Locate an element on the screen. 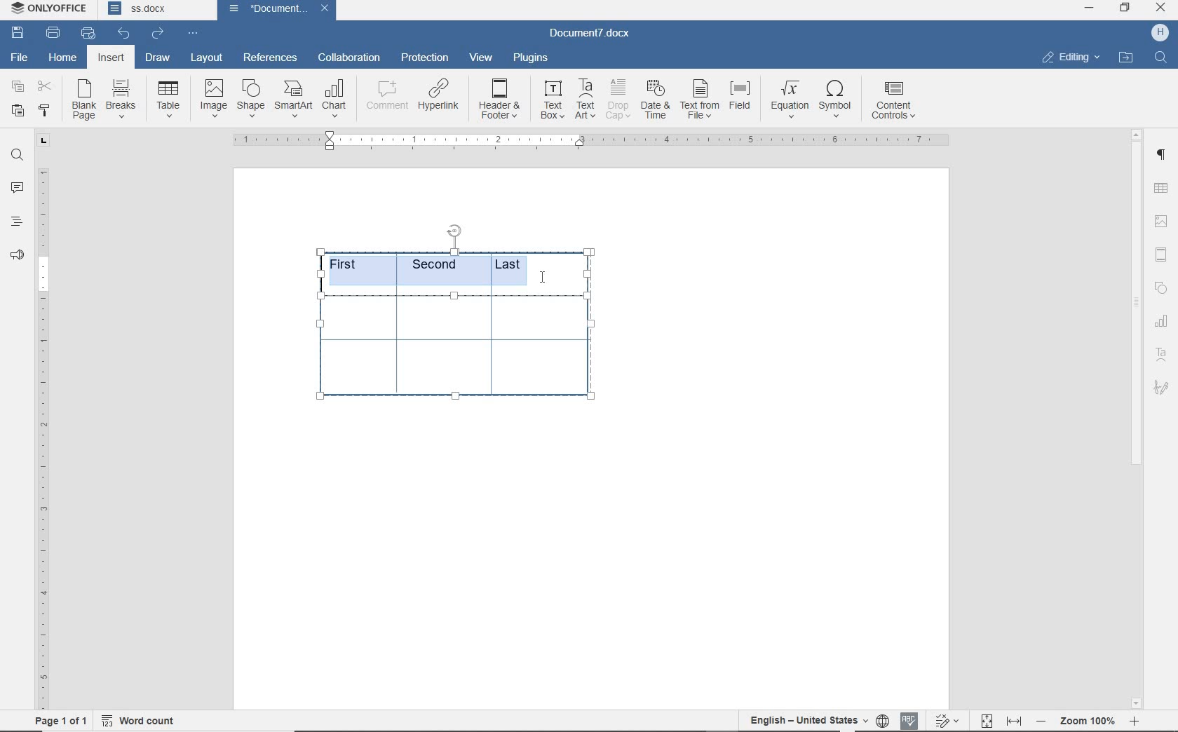 The width and height of the screenshot is (1178, 732). text box is located at coordinates (551, 100).